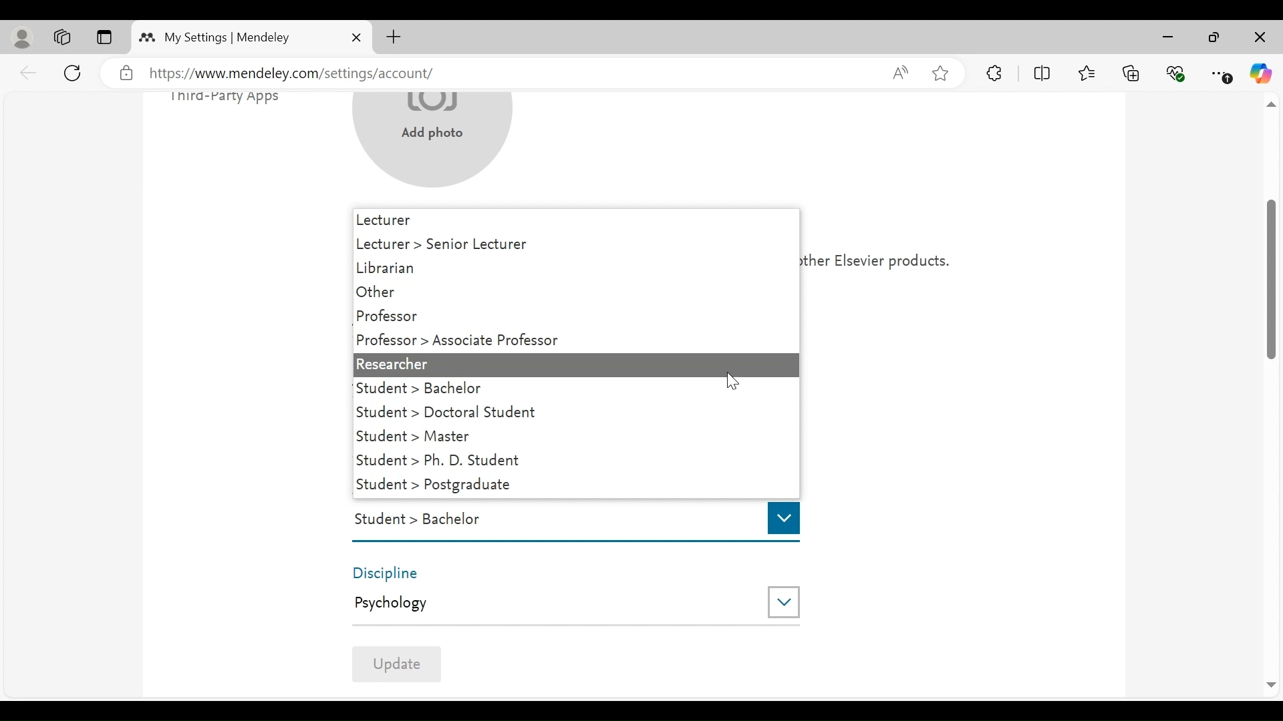 Image resolution: width=1283 pixels, height=721 pixels. I want to click on Drop down, so click(783, 601).